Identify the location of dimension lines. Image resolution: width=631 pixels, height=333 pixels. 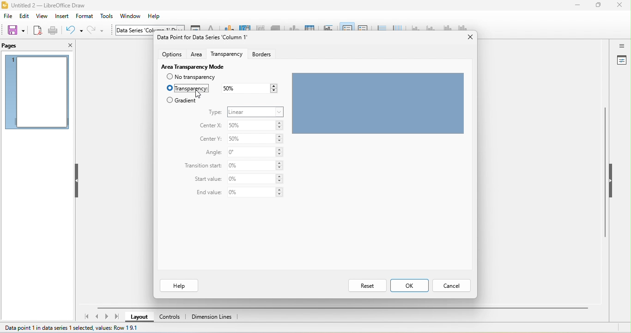
(213, 317).